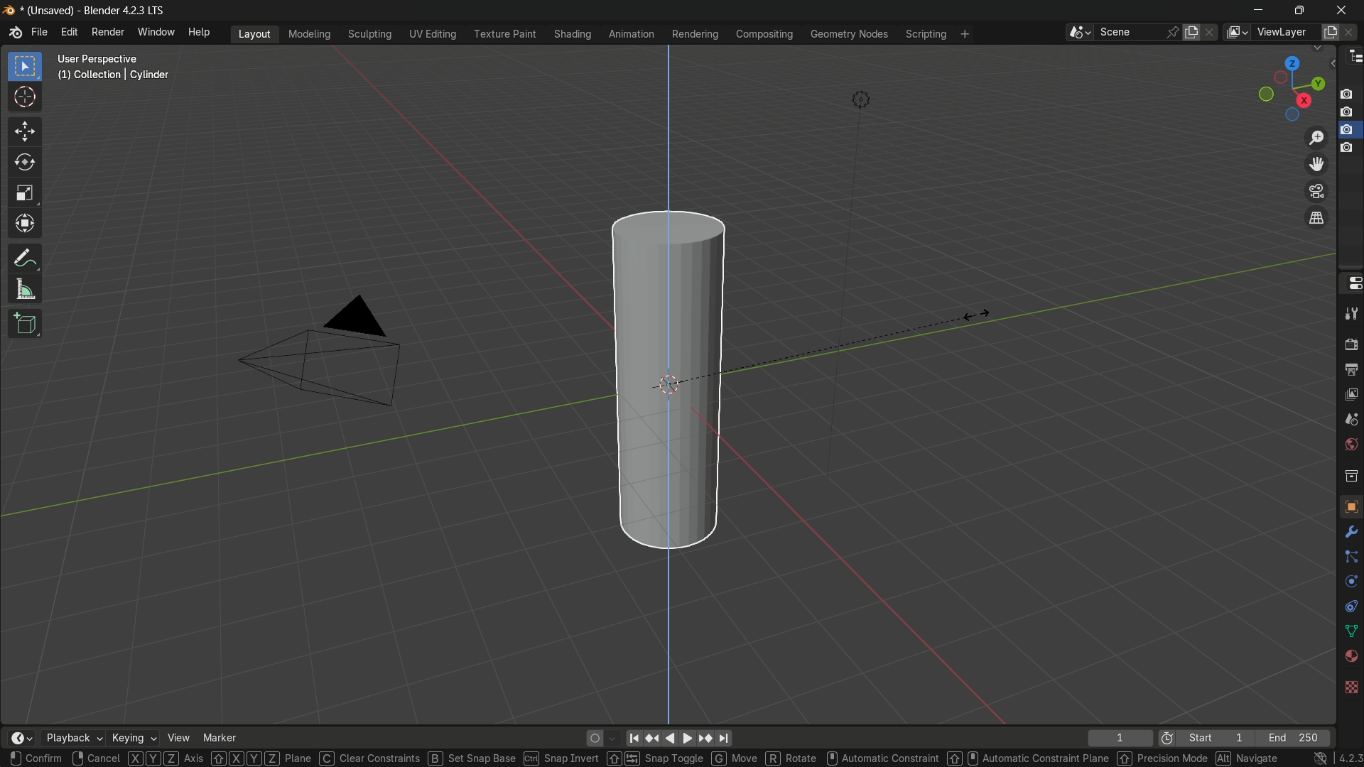  Describe the element at coordinates (25, 227) in the screenshot. I see `transform` at that location.